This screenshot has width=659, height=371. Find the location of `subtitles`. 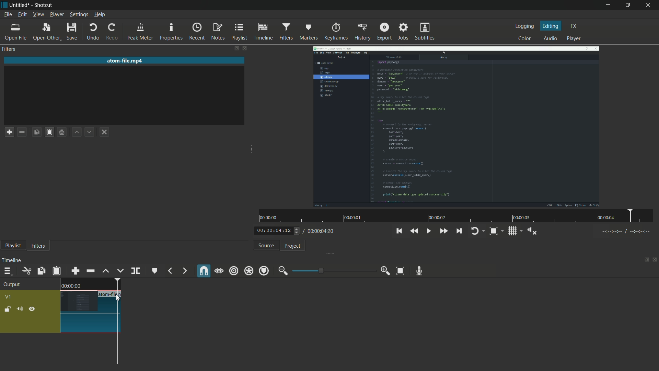

subtitles is located at coordinates (426, 31).